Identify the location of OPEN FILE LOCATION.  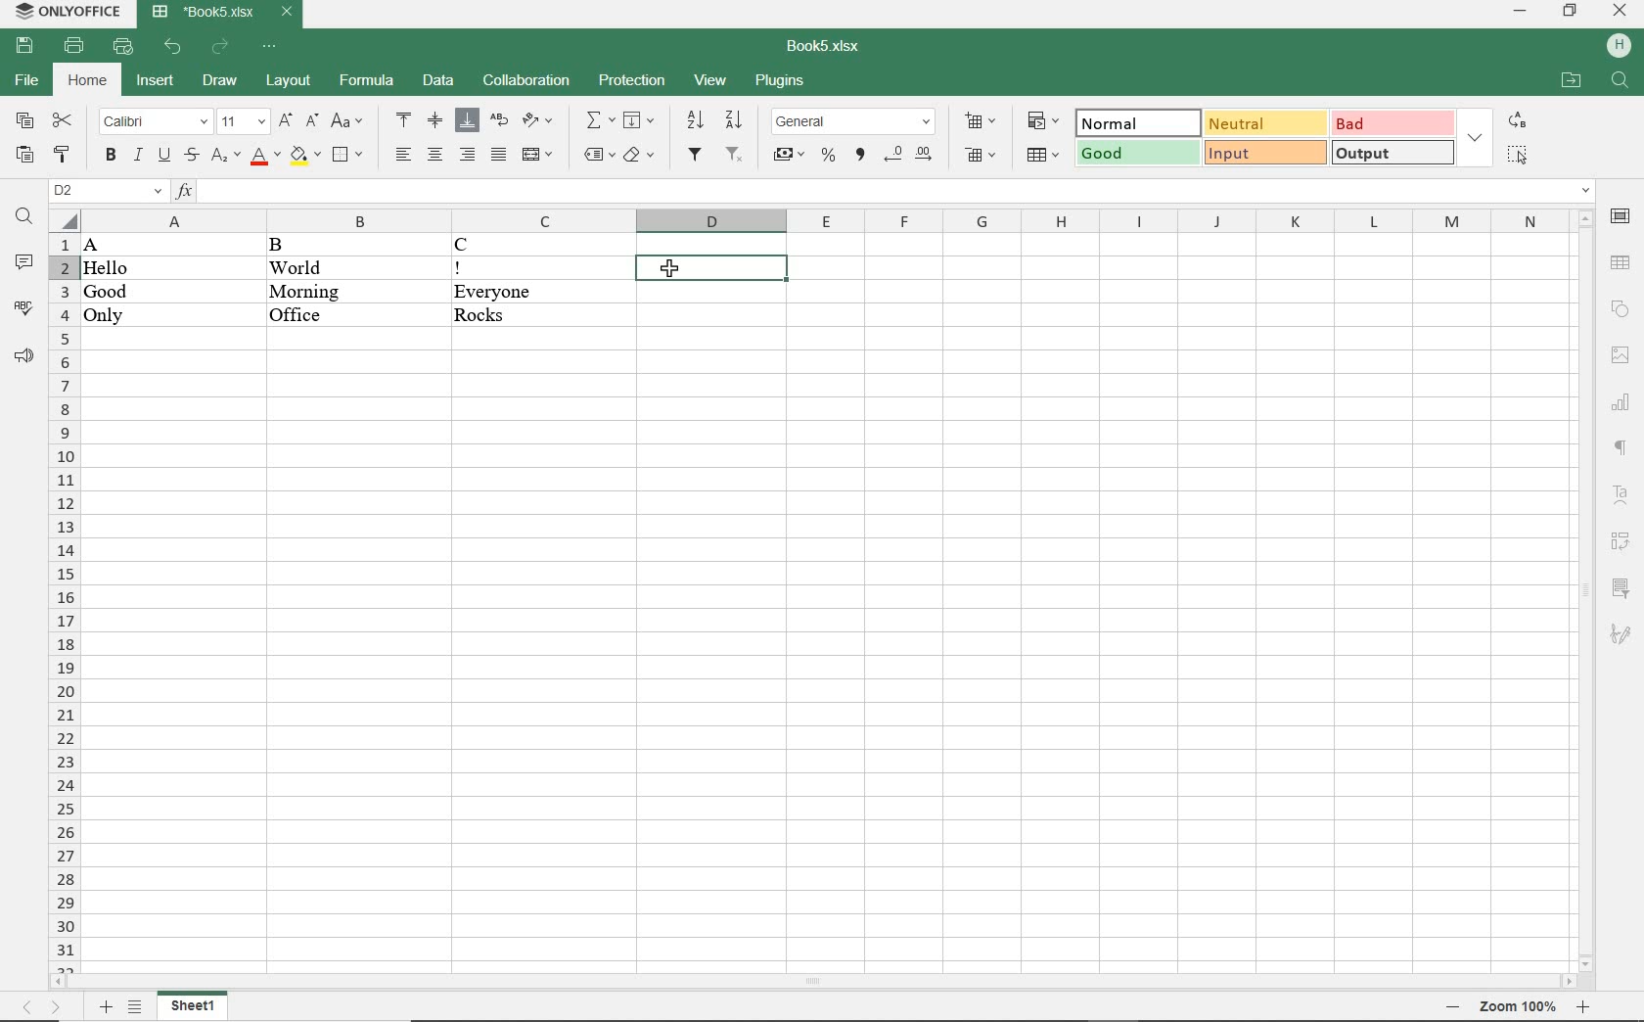
(1571, 81).